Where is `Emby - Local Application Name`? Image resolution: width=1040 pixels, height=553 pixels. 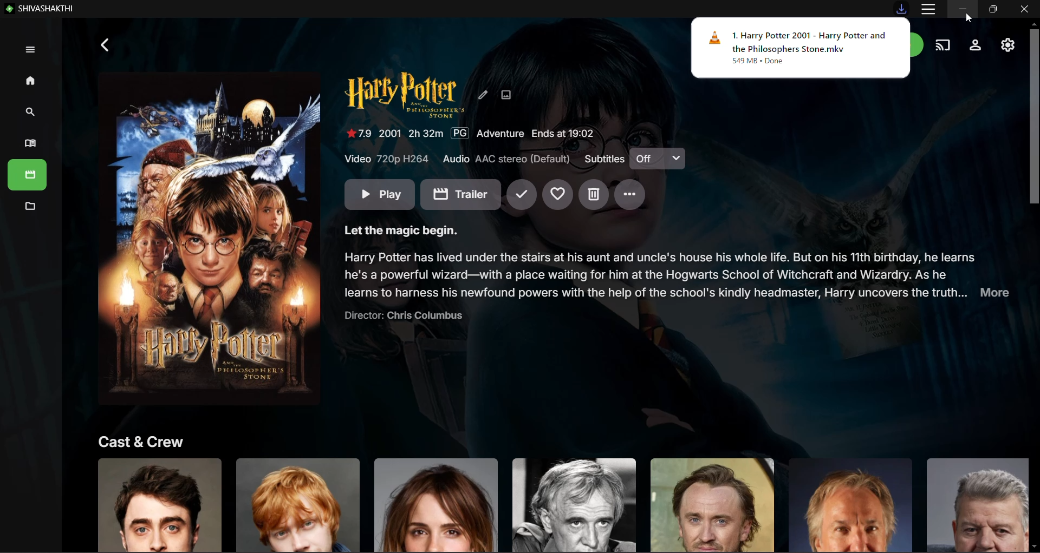 Emby - Local Application Name is located at coordinates (42, 8).